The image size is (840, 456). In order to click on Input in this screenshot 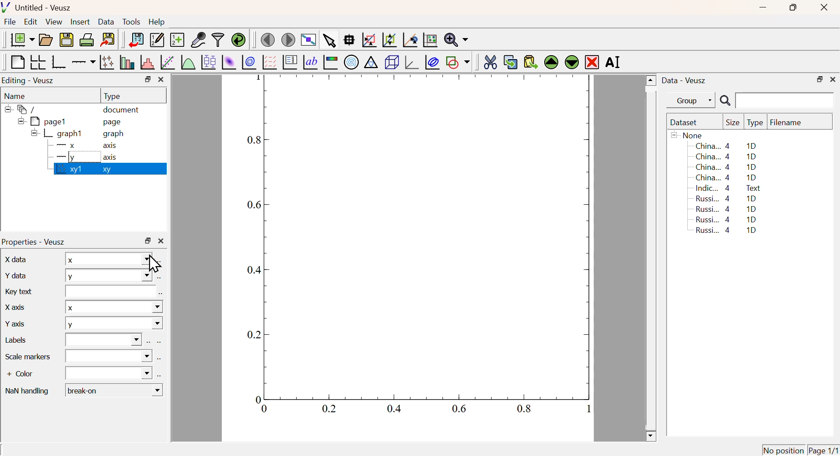, I will do `click(108, 291)`.